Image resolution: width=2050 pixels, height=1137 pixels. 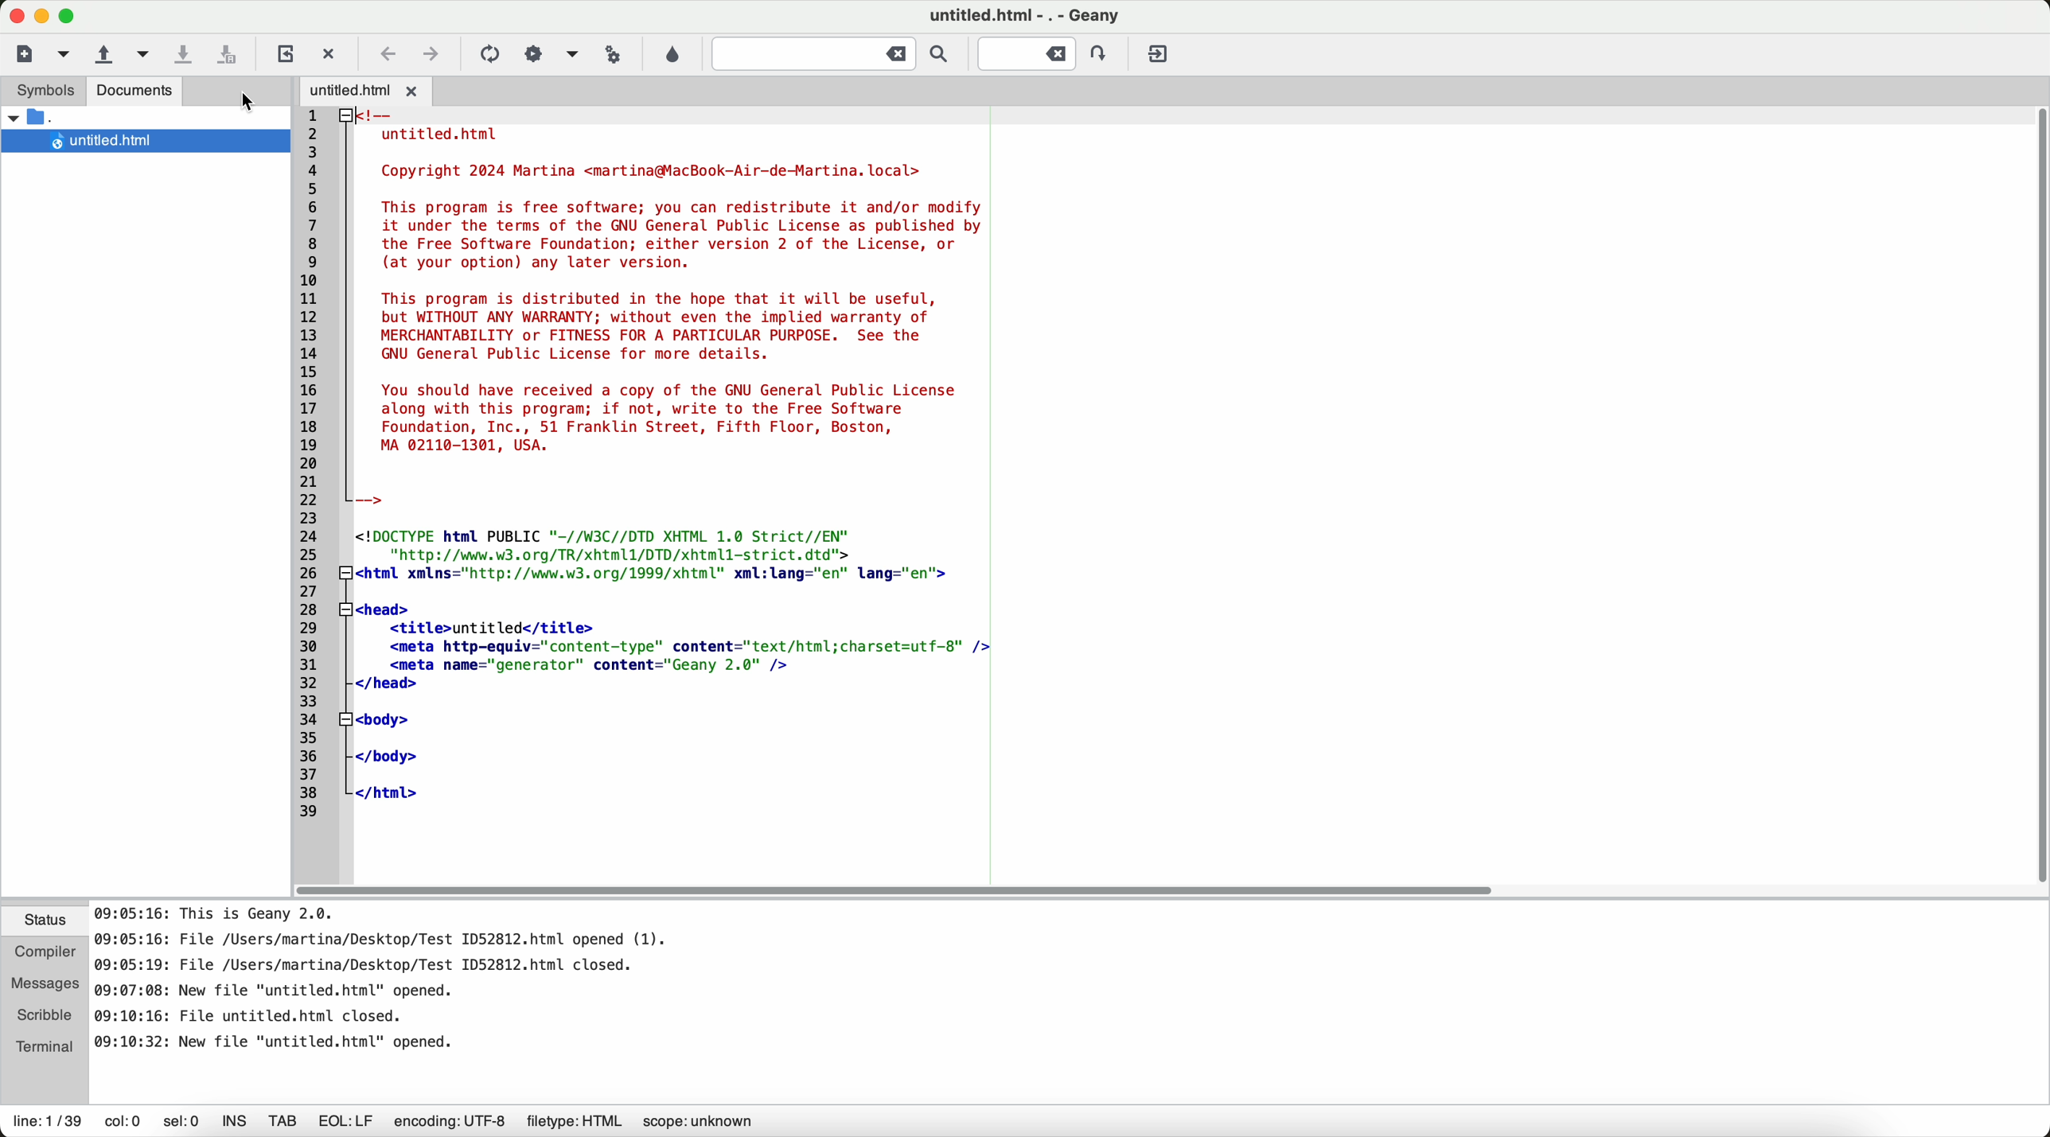 I want to click on jump to the entered text in the current file, so click(x=834, y=55).